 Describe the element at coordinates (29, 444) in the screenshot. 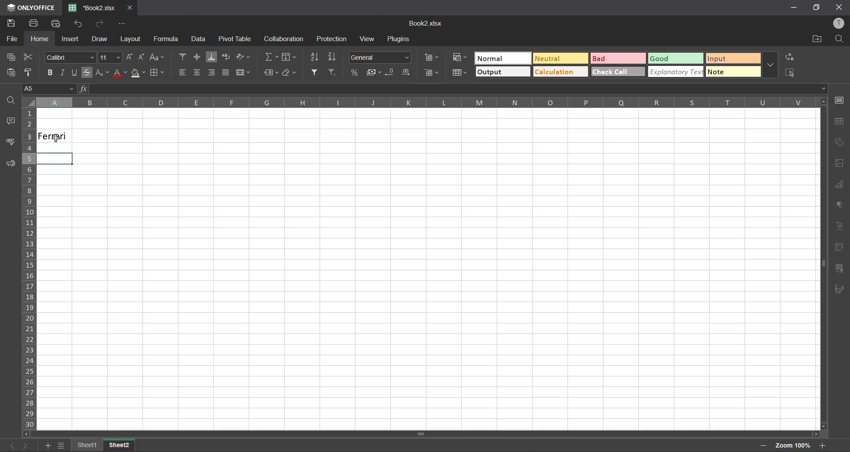

I see `next` at that location.